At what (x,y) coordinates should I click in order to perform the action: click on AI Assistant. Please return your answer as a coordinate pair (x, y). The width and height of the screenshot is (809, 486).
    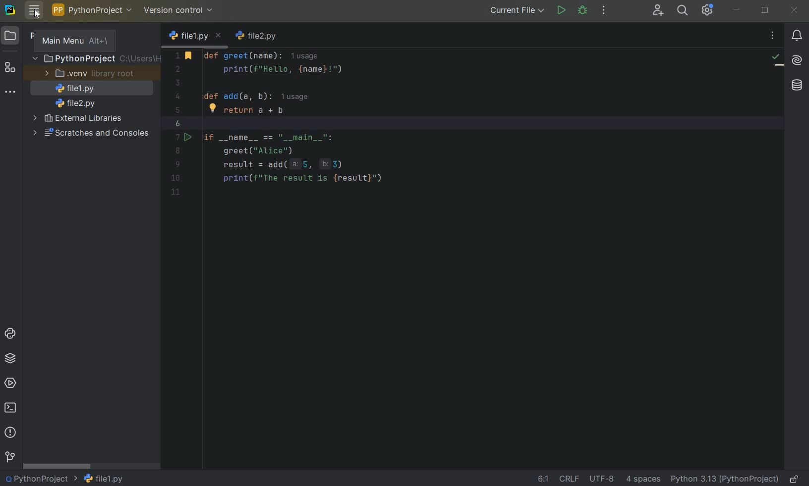
    Looking at the image, I should click on (798, 61).